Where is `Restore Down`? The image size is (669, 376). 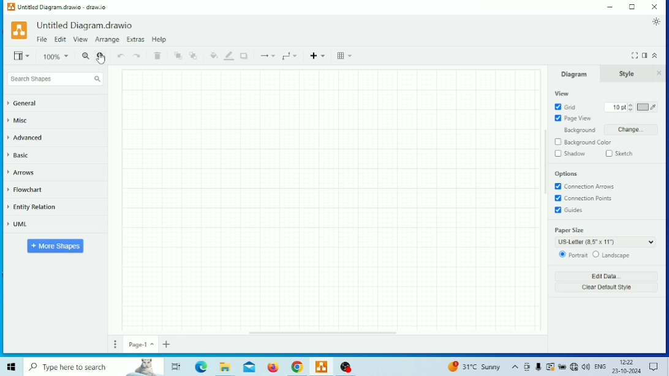
Restore Down is located at coordinates (633, 7).